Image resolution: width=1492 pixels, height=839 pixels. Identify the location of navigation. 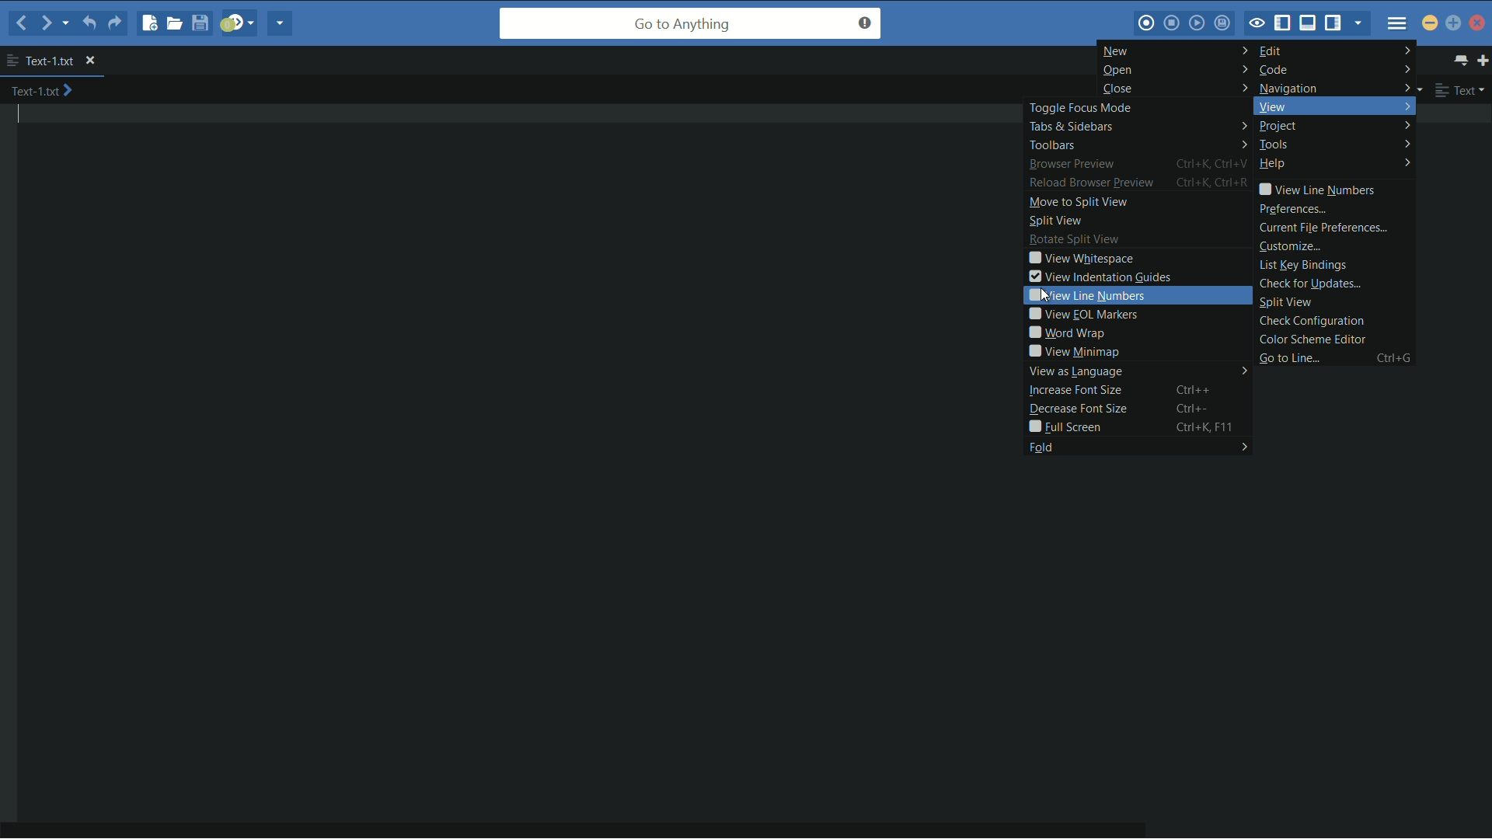
(1334, 88).